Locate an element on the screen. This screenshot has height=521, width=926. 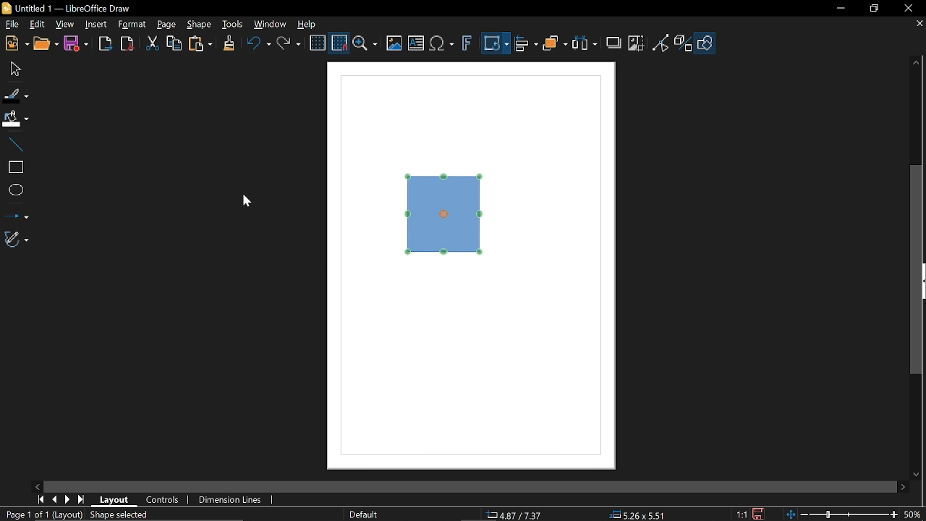
Diagram rotated is located at coordinates (447, 214).